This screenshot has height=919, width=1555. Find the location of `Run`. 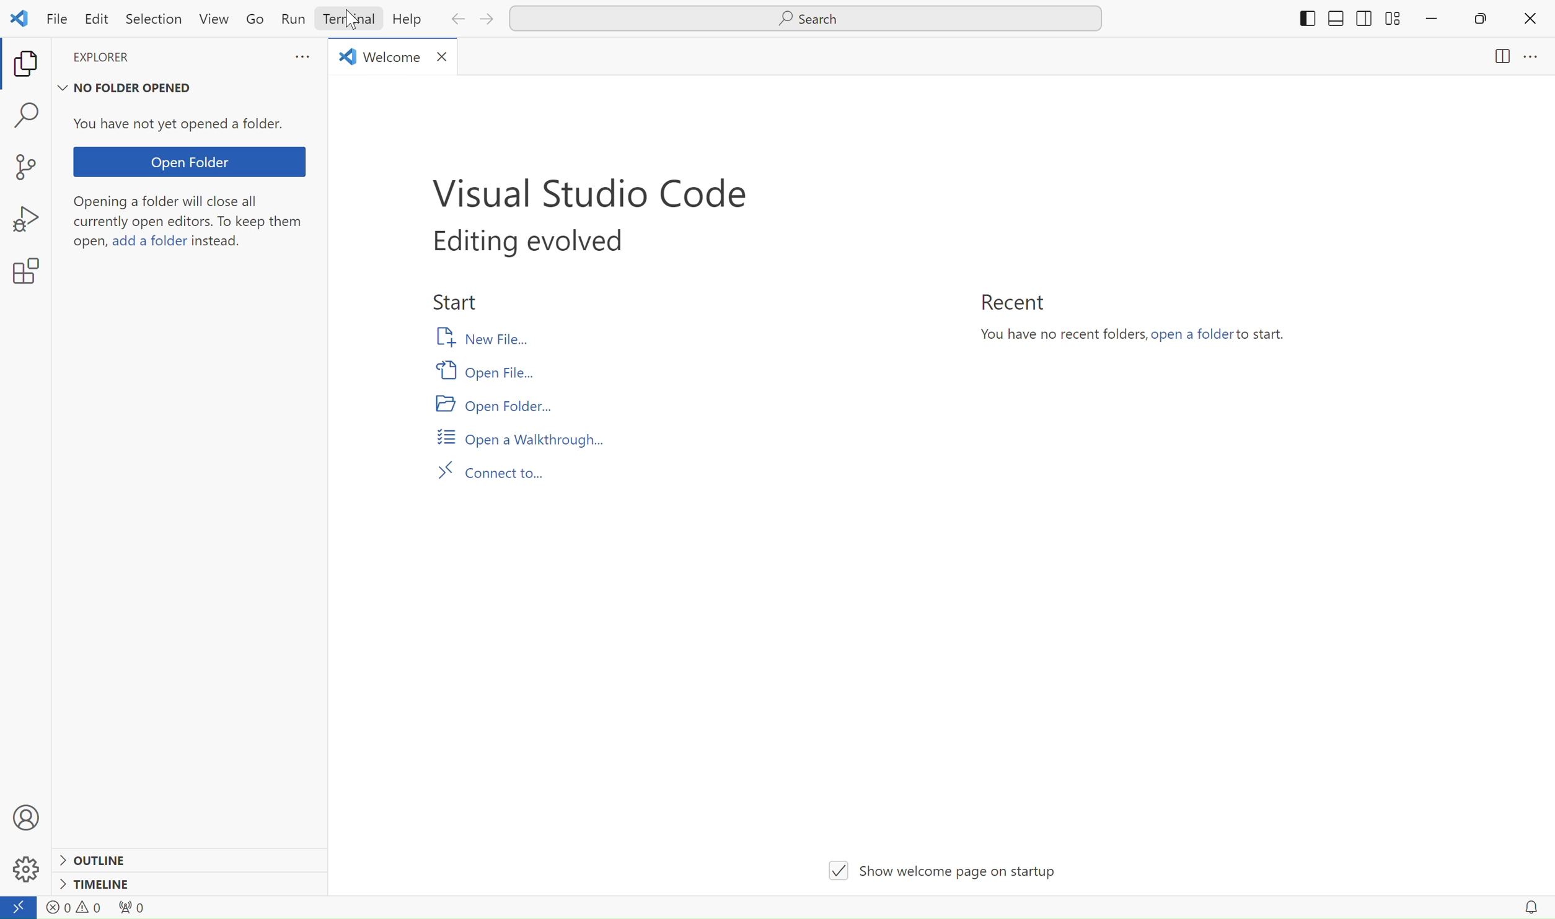

Run is located at coordinates (291, 20).